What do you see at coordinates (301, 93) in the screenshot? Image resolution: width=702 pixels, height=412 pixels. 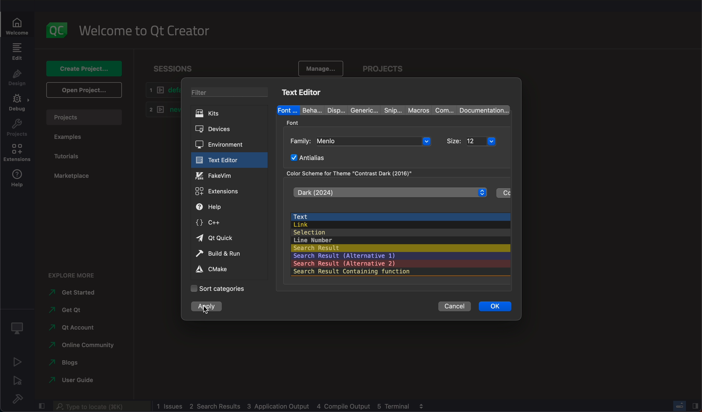 I see `text editor` at bounding box center [301, 93].